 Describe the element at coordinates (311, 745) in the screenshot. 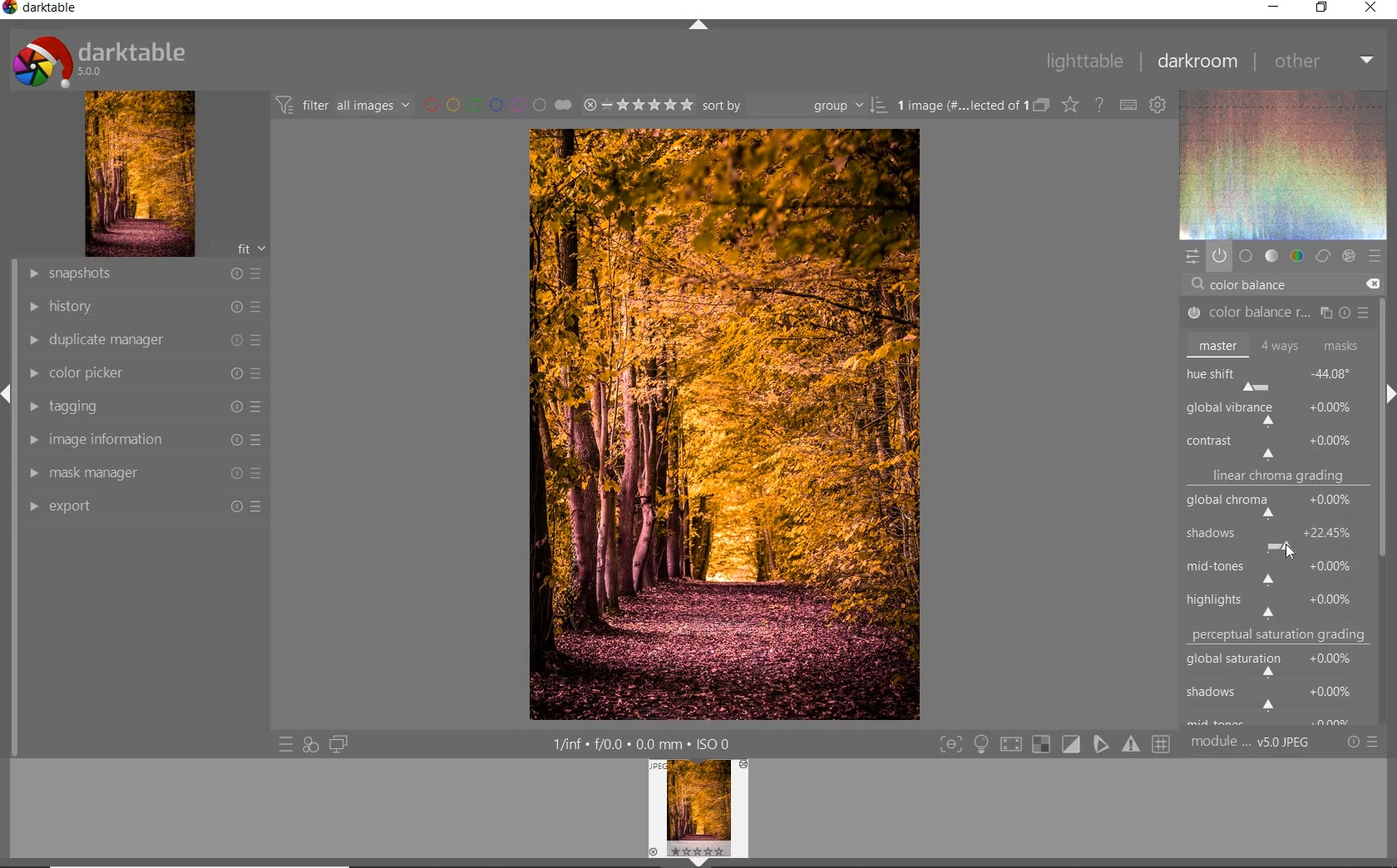

I see `quick access for applying any style` at that location.